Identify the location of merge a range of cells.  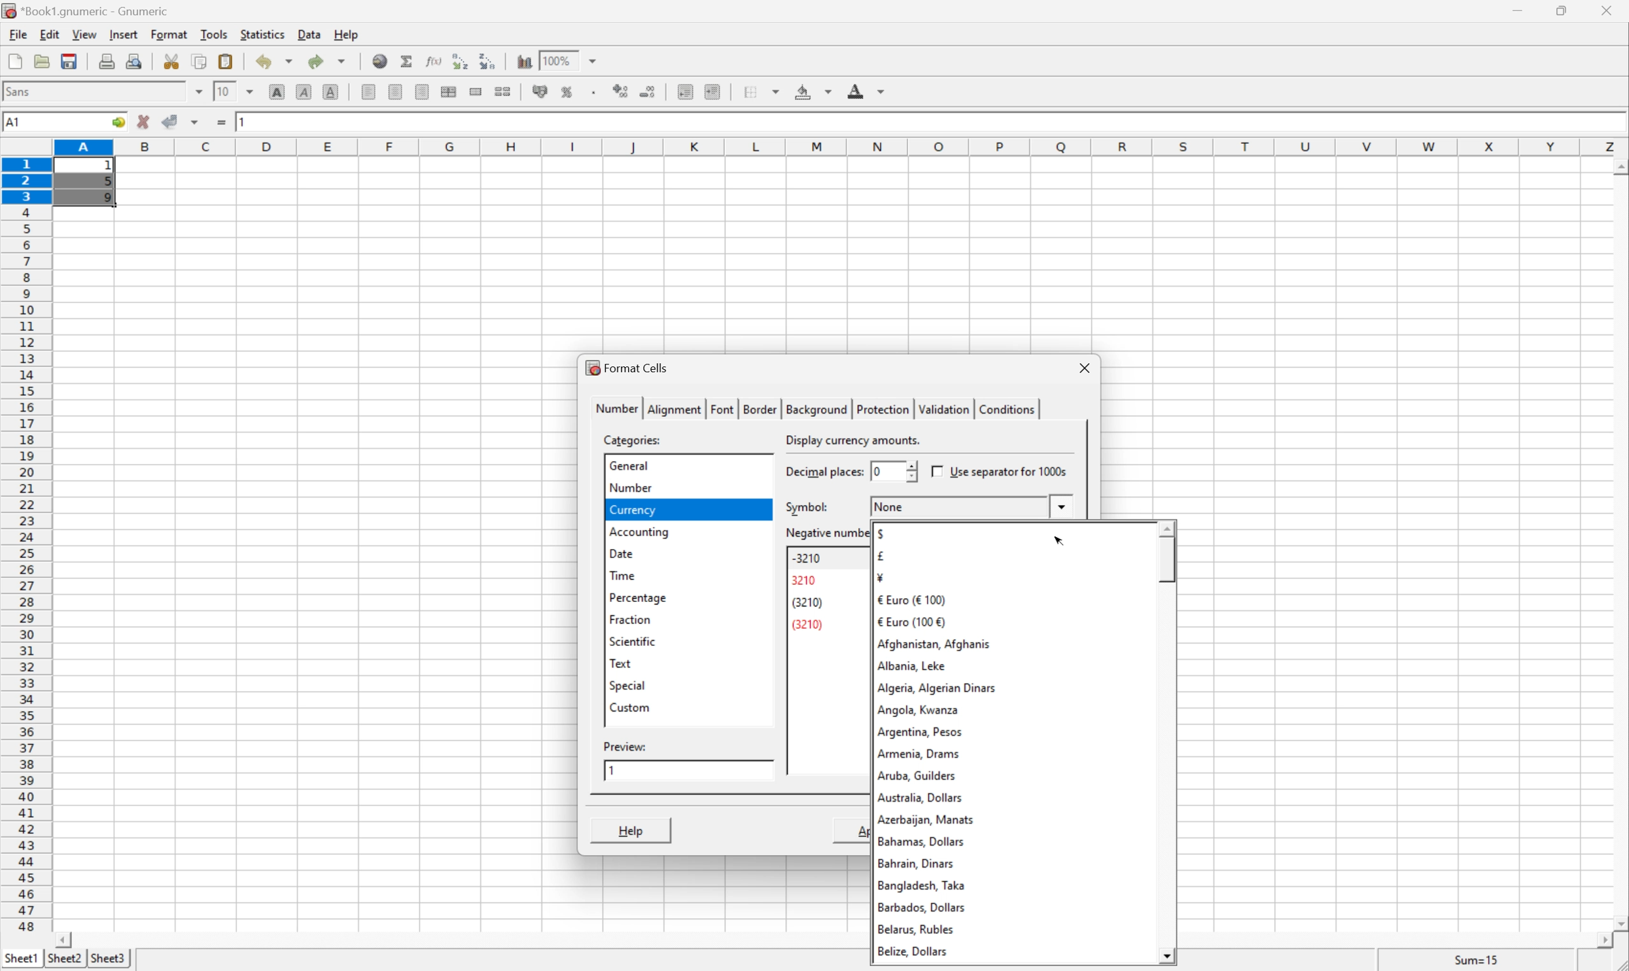
(480, 92).